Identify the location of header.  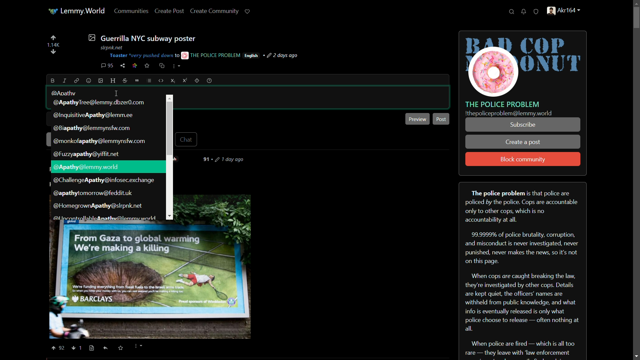
(113, 81).